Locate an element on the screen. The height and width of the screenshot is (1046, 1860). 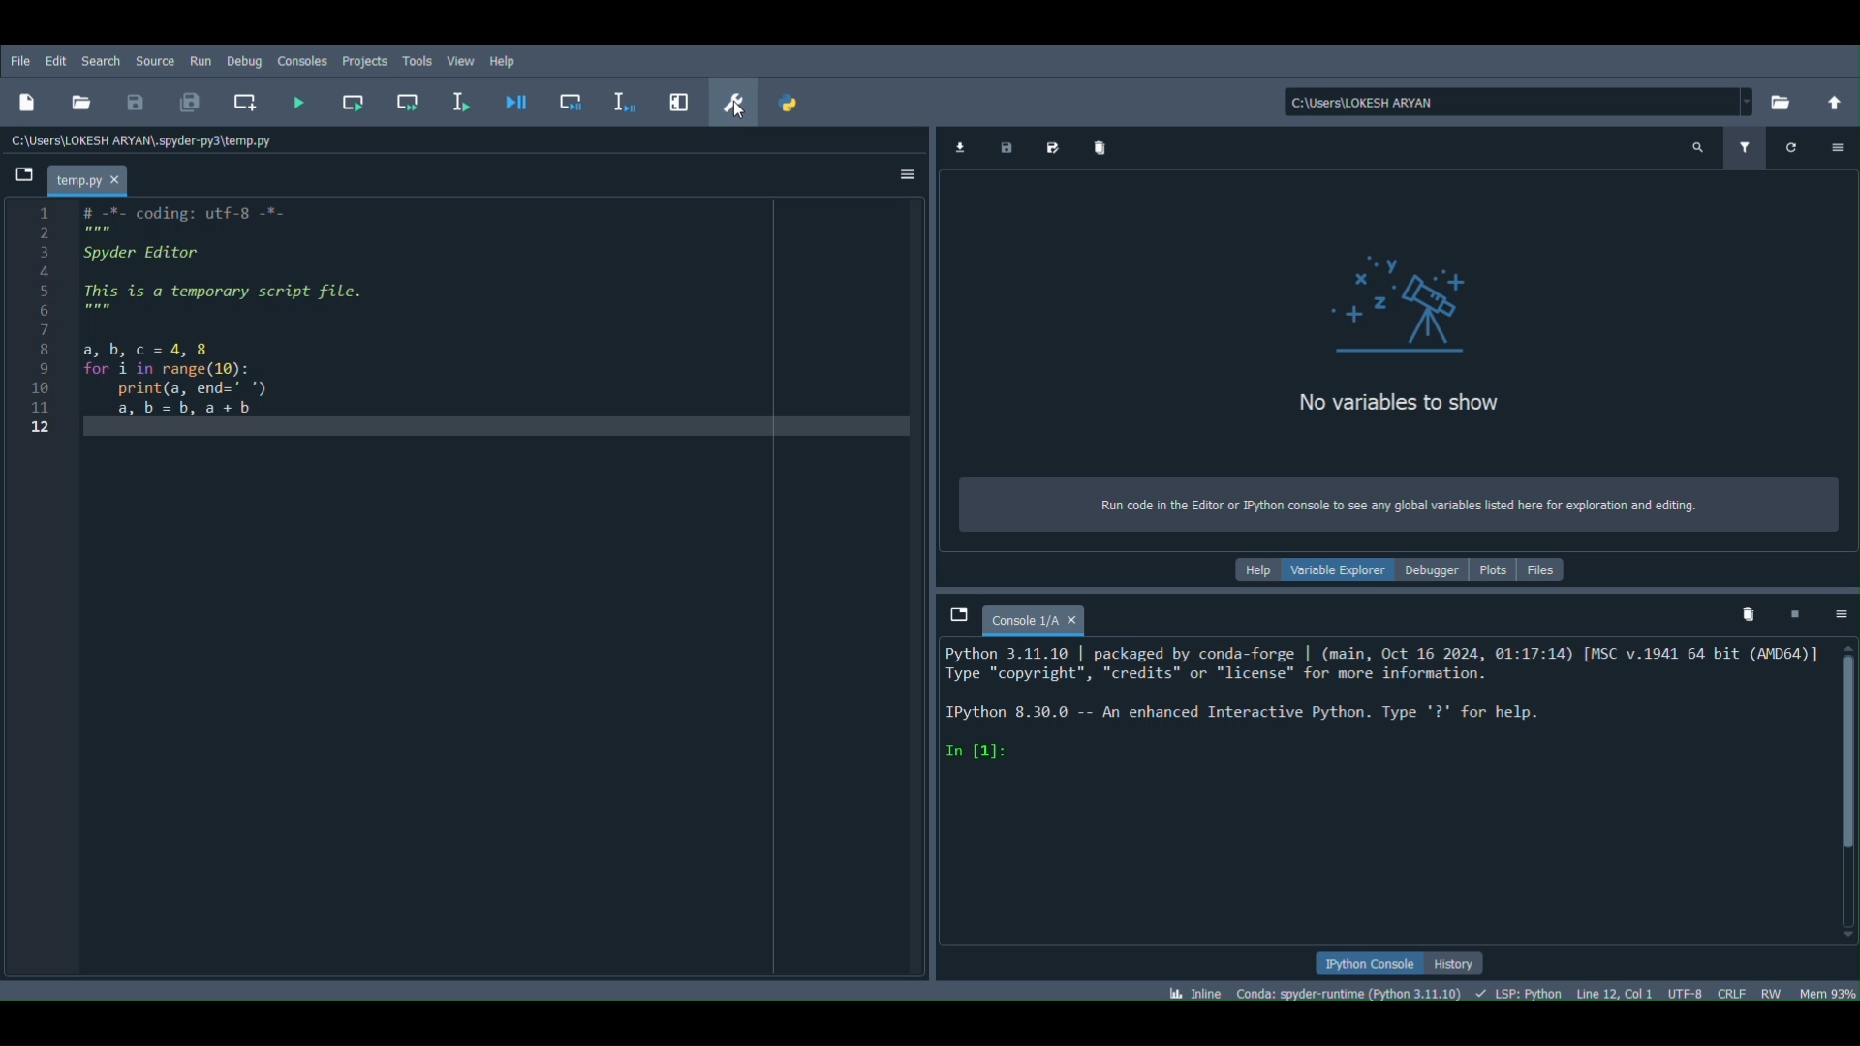
Remove all variables is located at coordinates (1112, 148).